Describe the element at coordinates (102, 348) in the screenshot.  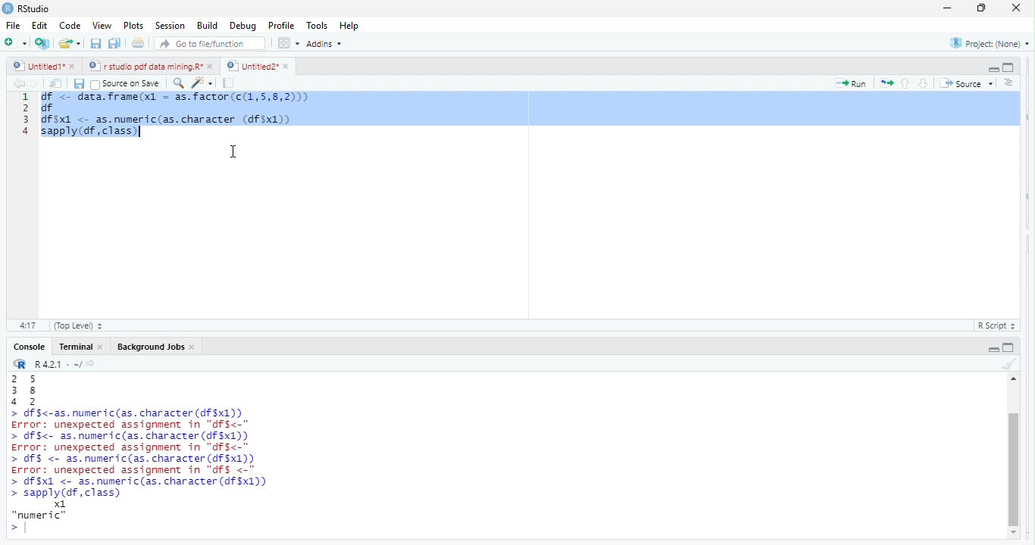
I see `close` at that location.